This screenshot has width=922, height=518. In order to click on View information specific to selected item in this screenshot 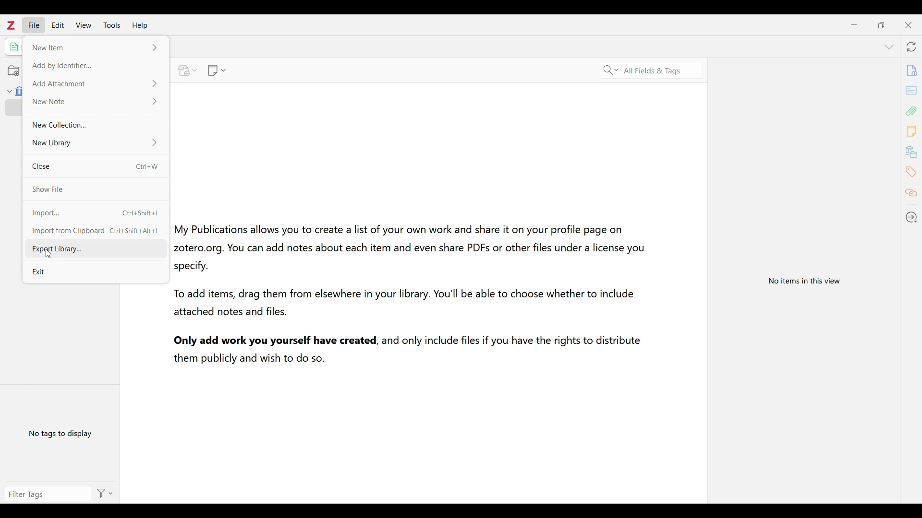, I will do `click(807, 280)`.